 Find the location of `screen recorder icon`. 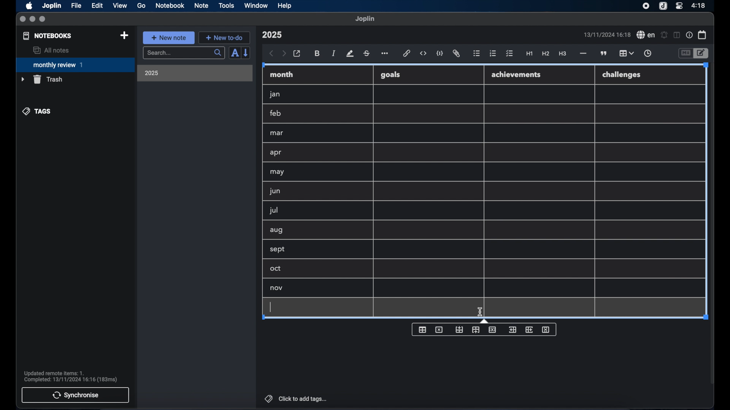

screen recorder icon is located at coordinates (646, 6).